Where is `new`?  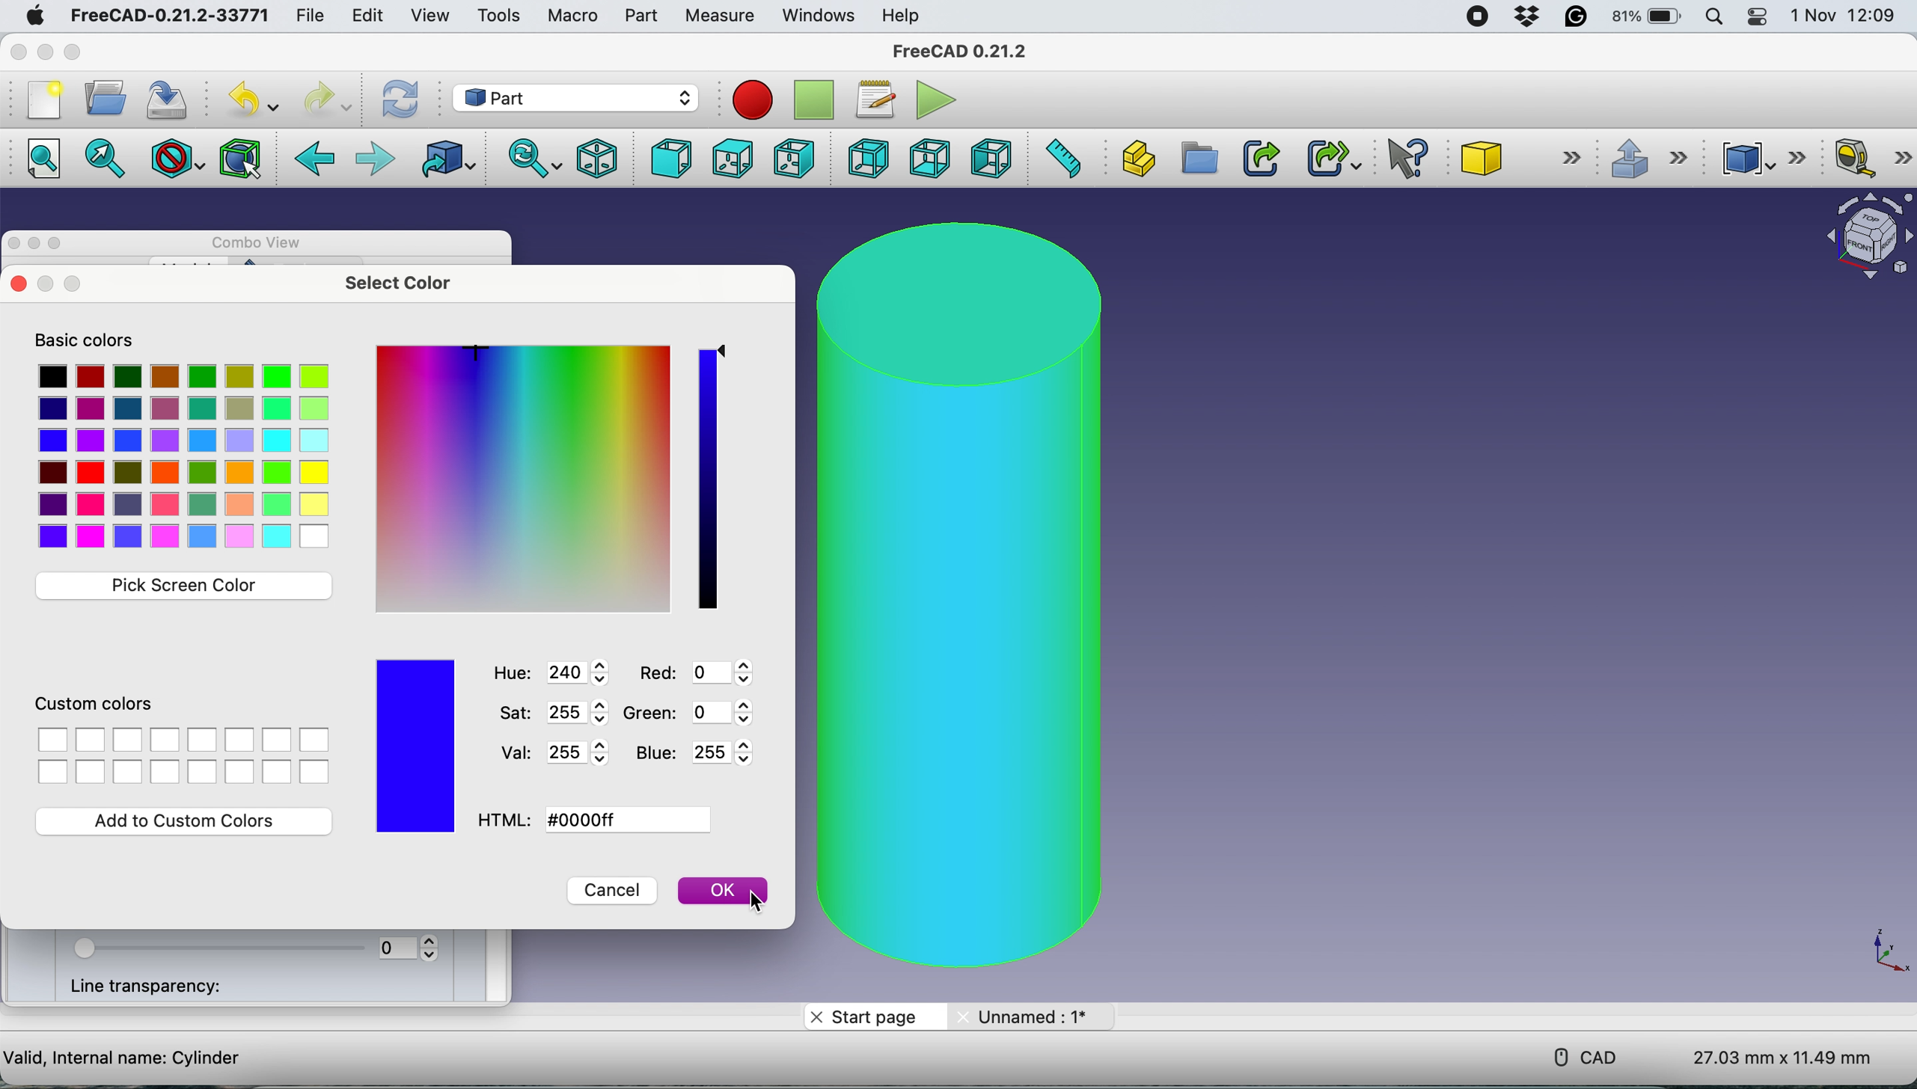 new is located at coordinates (43, 102).